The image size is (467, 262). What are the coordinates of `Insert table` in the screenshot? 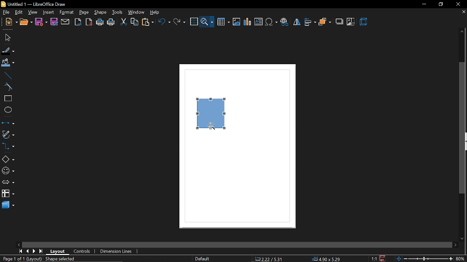 It's located at (223, 22).